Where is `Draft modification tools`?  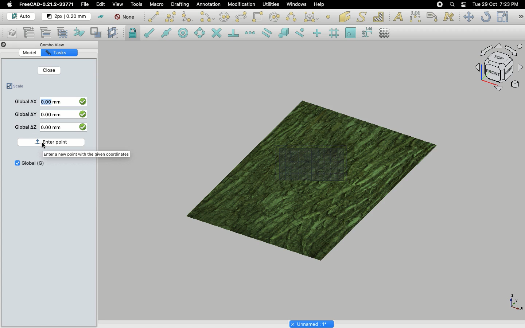
Draft modification tools is located at coordinates (521, 17).